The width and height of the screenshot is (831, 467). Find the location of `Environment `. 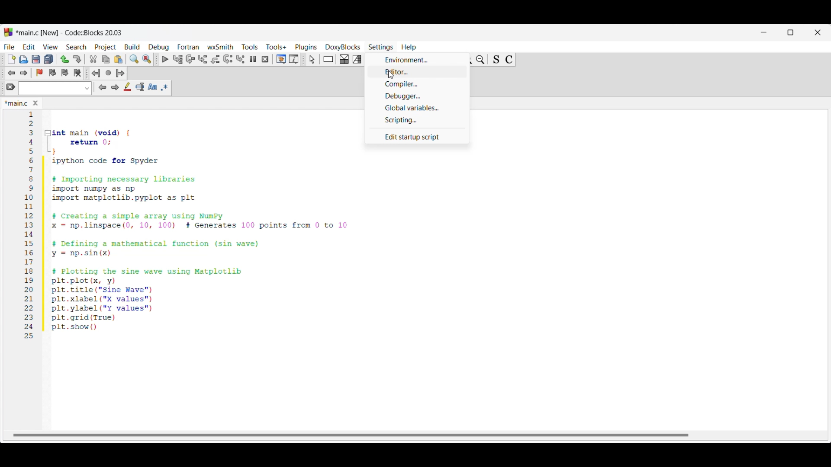

Environment  is located at coordinates (419, 60).